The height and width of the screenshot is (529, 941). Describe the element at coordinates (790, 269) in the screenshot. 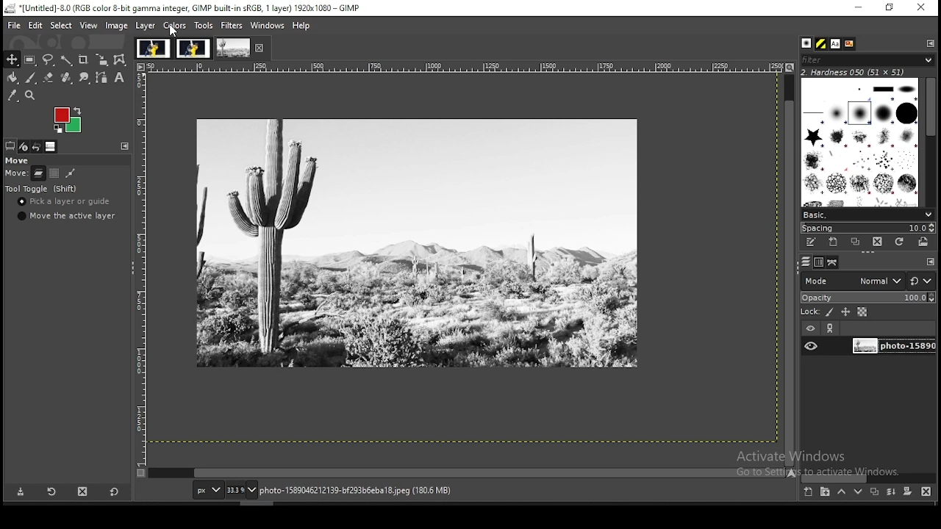

I see `scroll bar` at that location.